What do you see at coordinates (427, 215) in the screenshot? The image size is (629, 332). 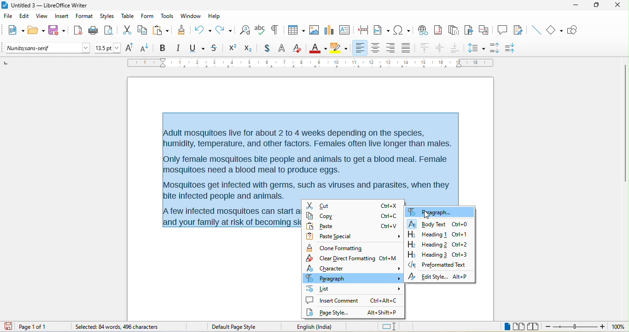 I see `cursor movement` at bounding box center [427, 215].